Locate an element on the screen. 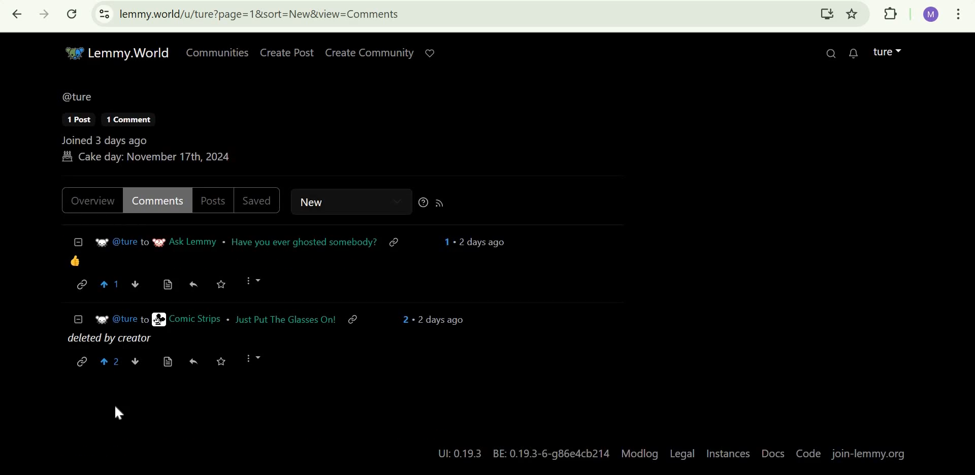 This screenshot has width=975, height=475. Legal is located at coordinates (684, 453).